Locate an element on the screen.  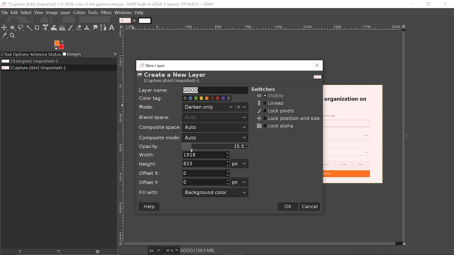
Select is located at coordinates (26, 13).